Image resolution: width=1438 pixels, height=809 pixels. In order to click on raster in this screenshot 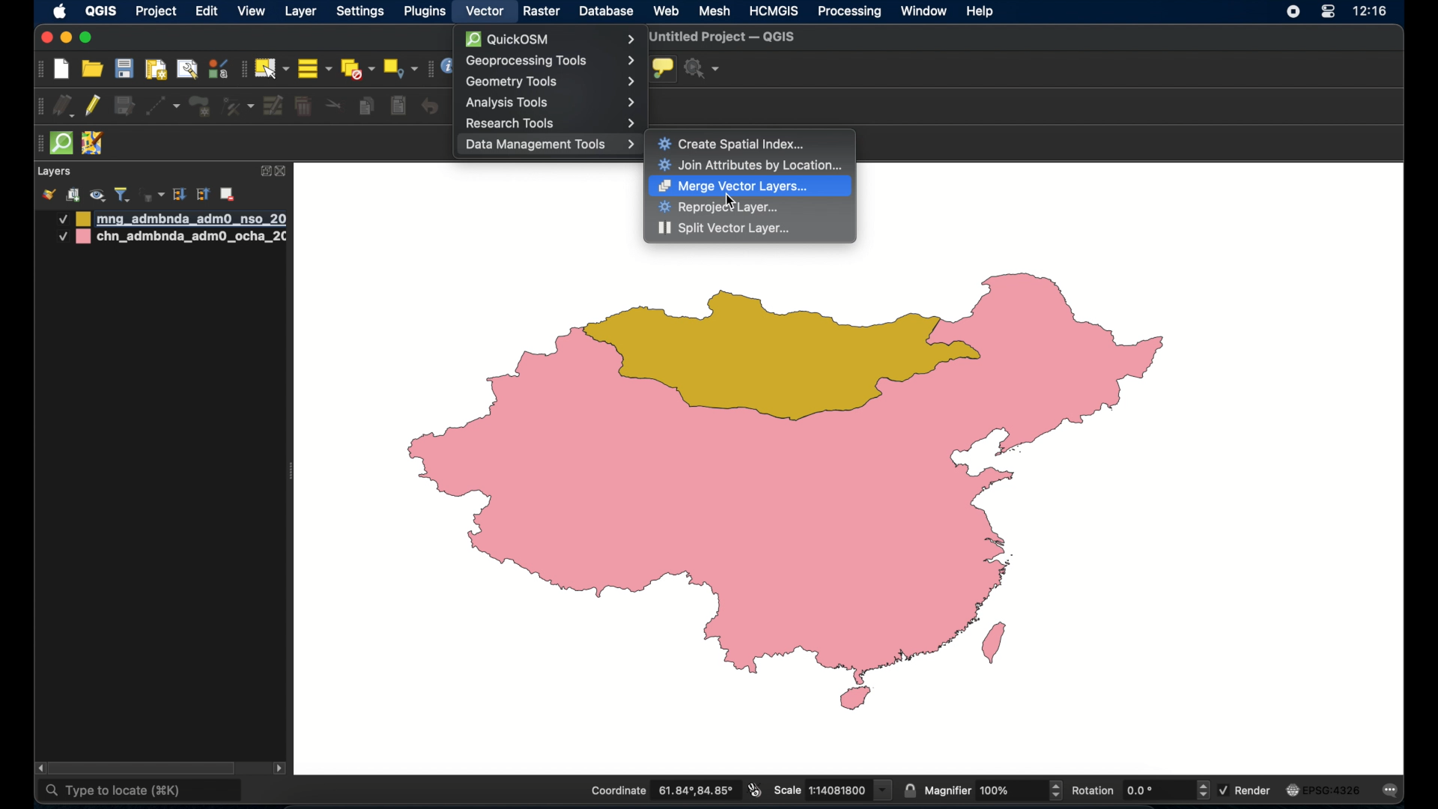, I will do `click(541, 12)`.